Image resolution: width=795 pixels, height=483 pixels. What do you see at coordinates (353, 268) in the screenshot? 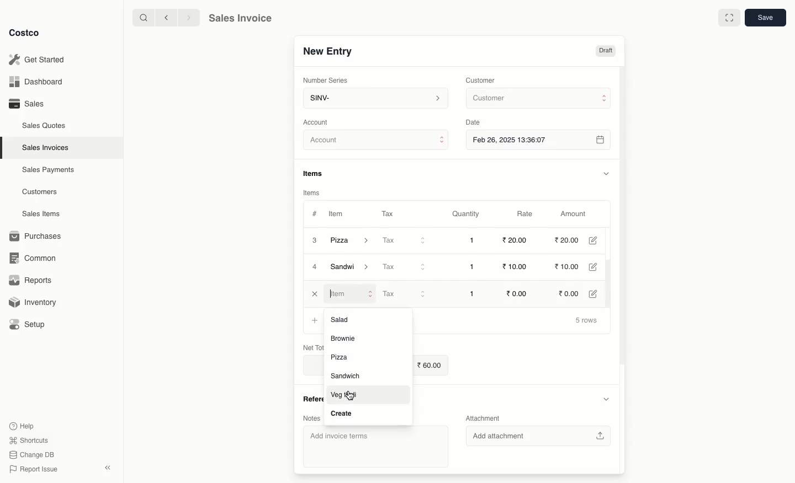
I see `Sandal` at bounding box center [353, 268].